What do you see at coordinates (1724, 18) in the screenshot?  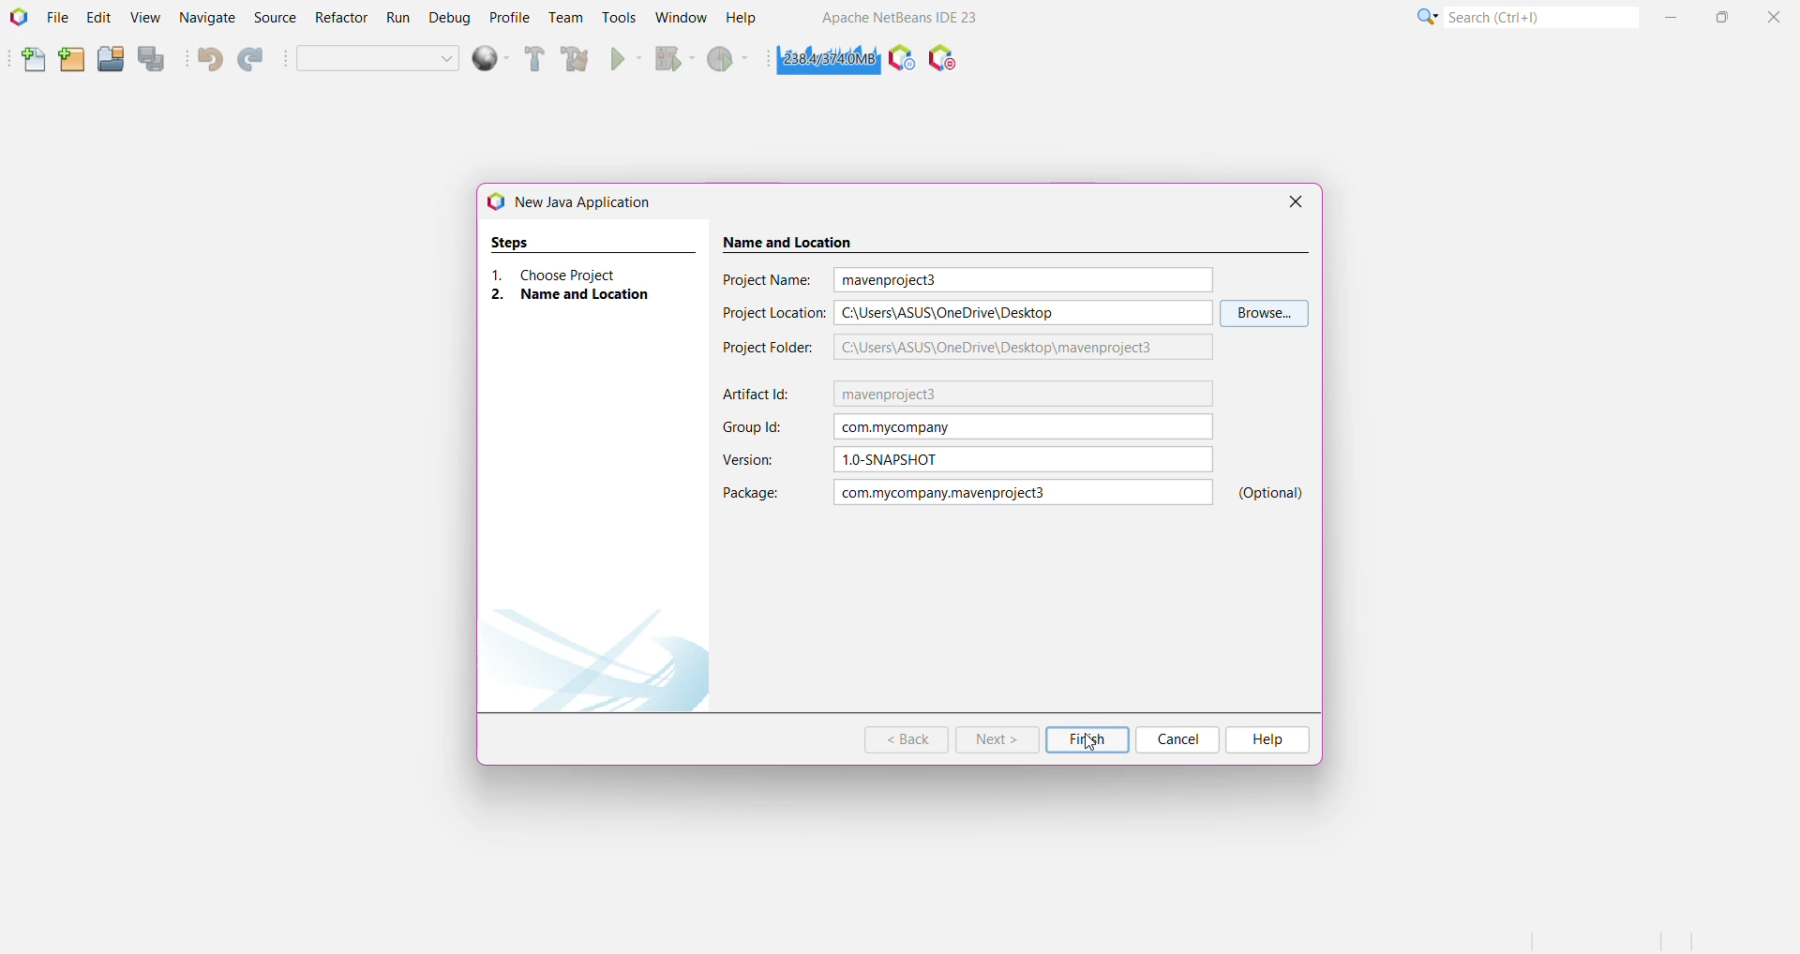 I see `Maximize` at bounding box center [1724, 18].